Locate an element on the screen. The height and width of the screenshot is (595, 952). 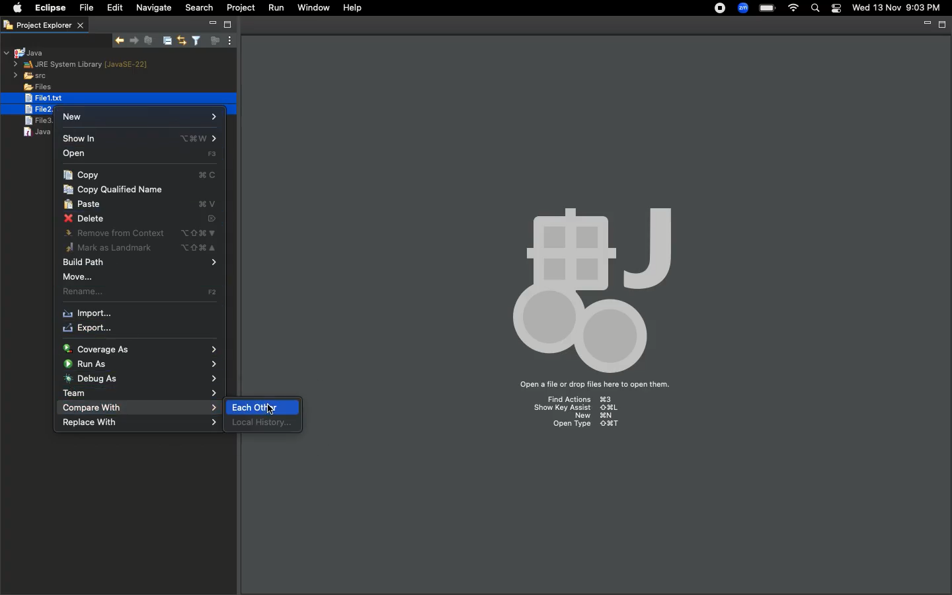
Replace with is located at coordinates (140, 423).